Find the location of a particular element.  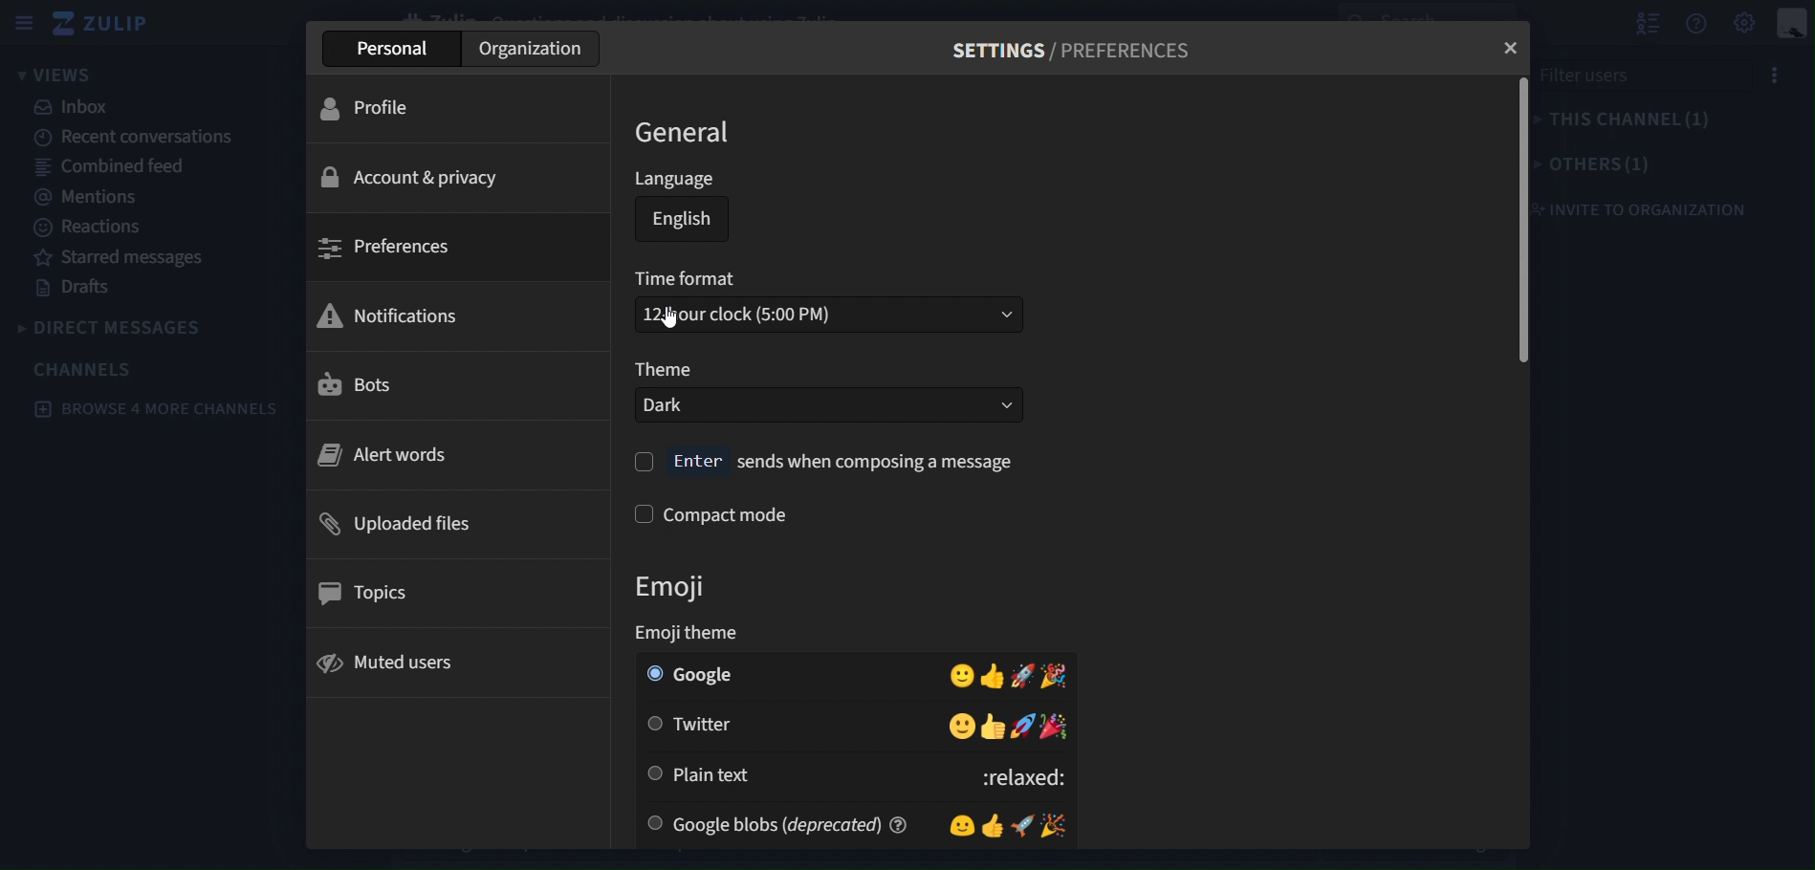

topics is located at coordinates (444, 592).